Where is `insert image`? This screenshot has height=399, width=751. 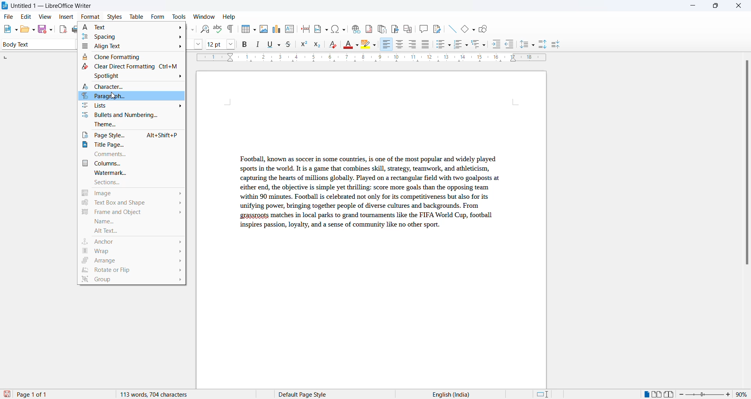
insert image is located at coordinates (263, 29).